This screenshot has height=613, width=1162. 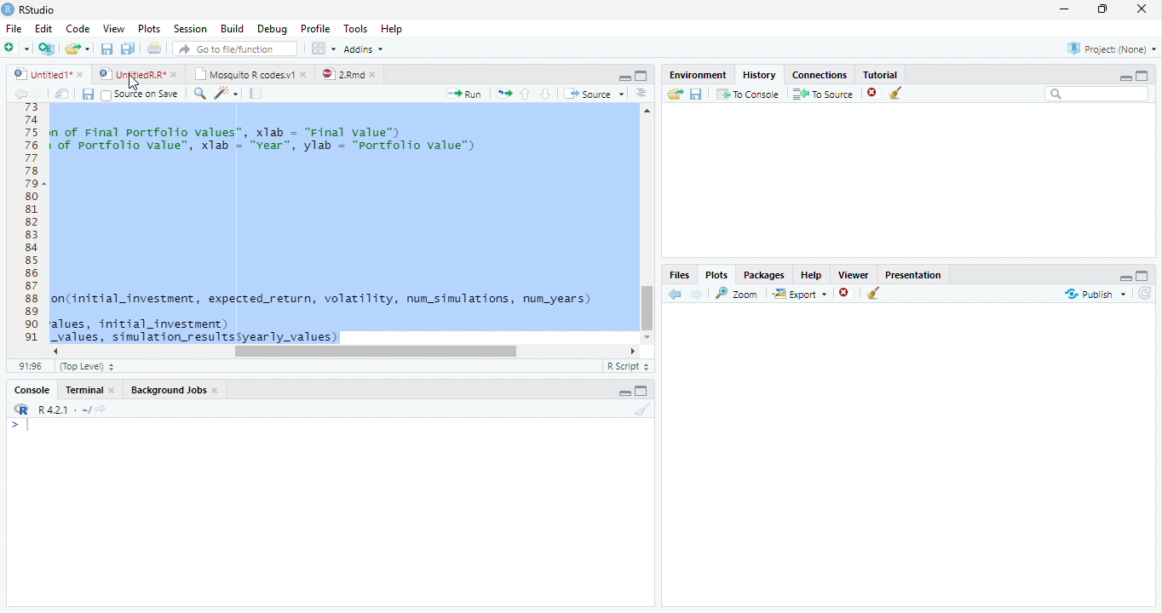 I want to click on Export, so click(x=798, y=294).